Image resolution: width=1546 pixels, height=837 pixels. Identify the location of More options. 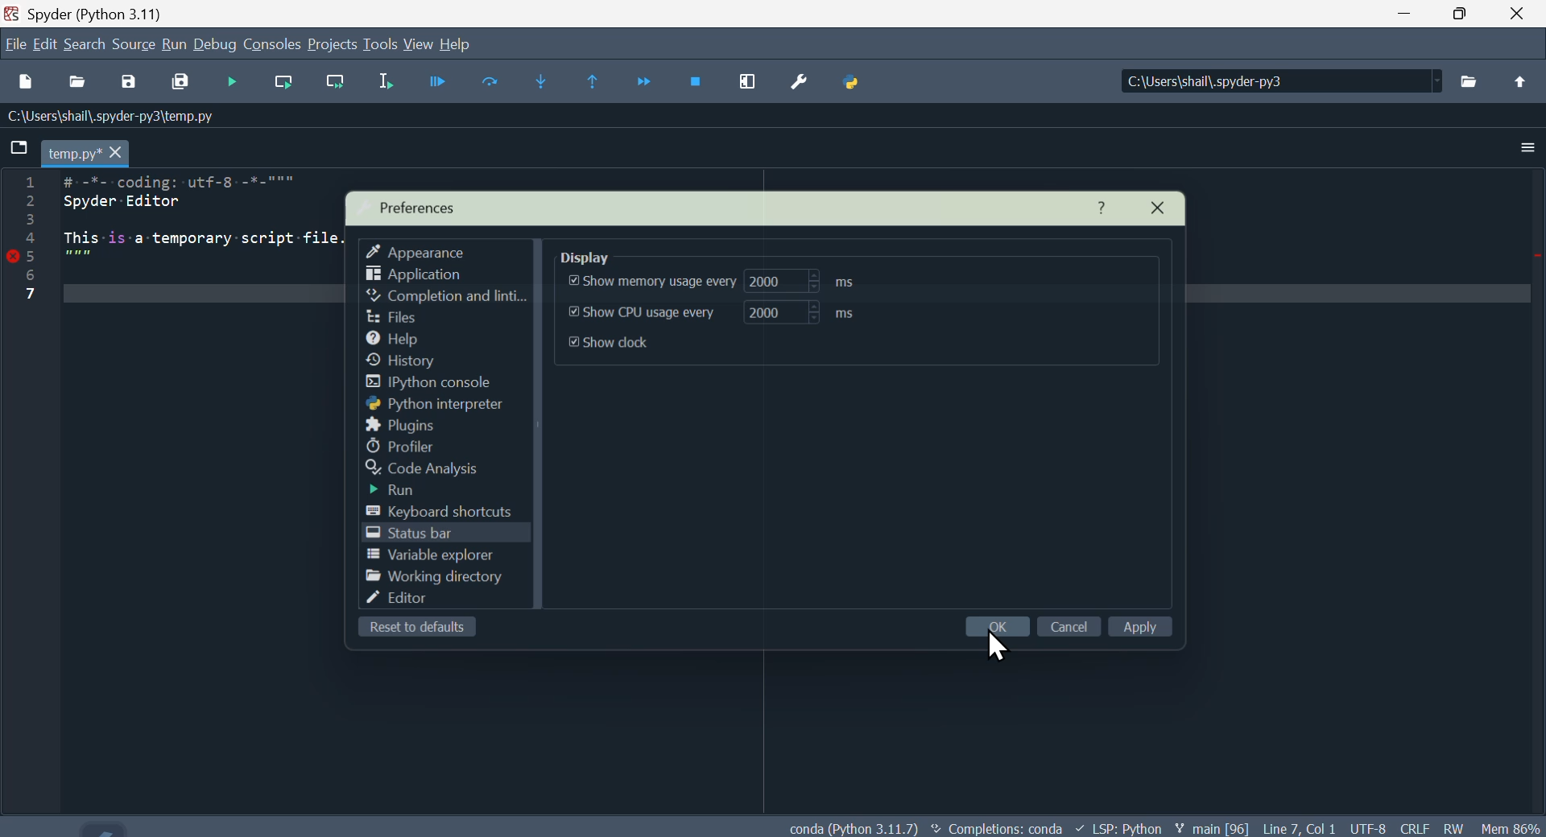
(1532, 143).